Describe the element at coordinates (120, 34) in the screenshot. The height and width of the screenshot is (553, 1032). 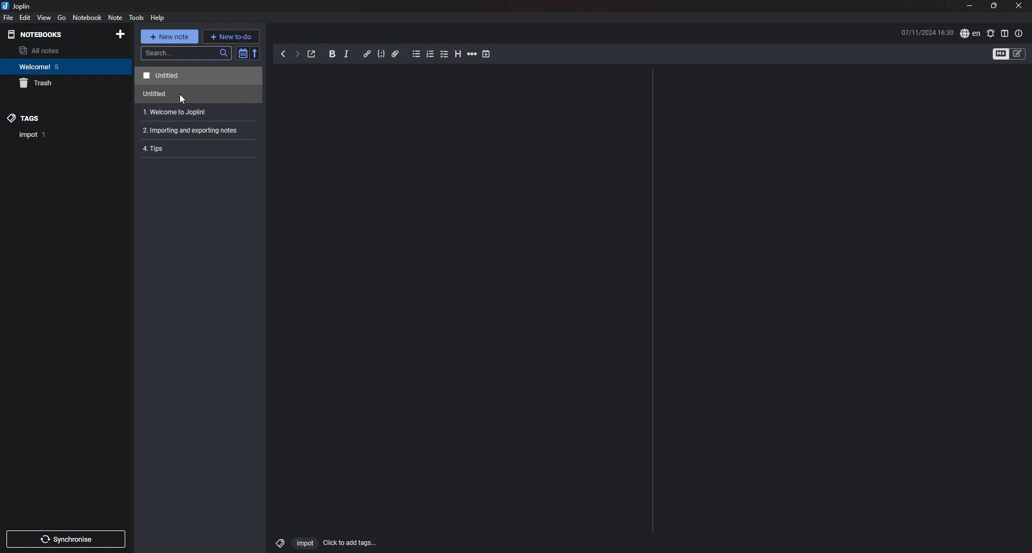
I see `add notebook` at that location.